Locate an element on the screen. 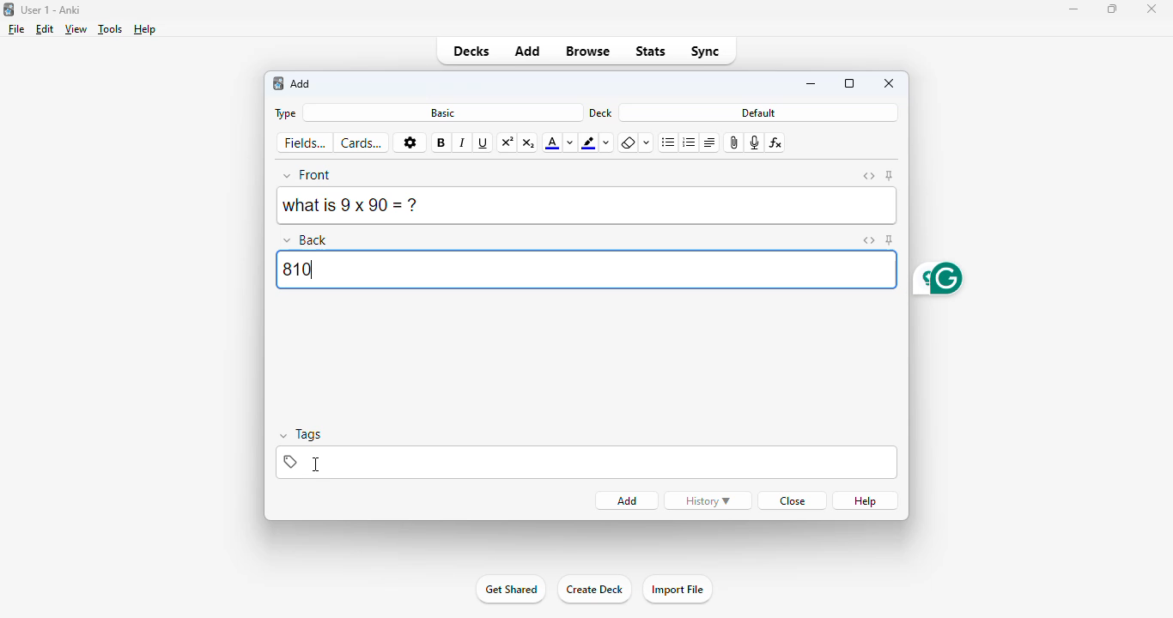  create deck is located at coordinates (594, 590).